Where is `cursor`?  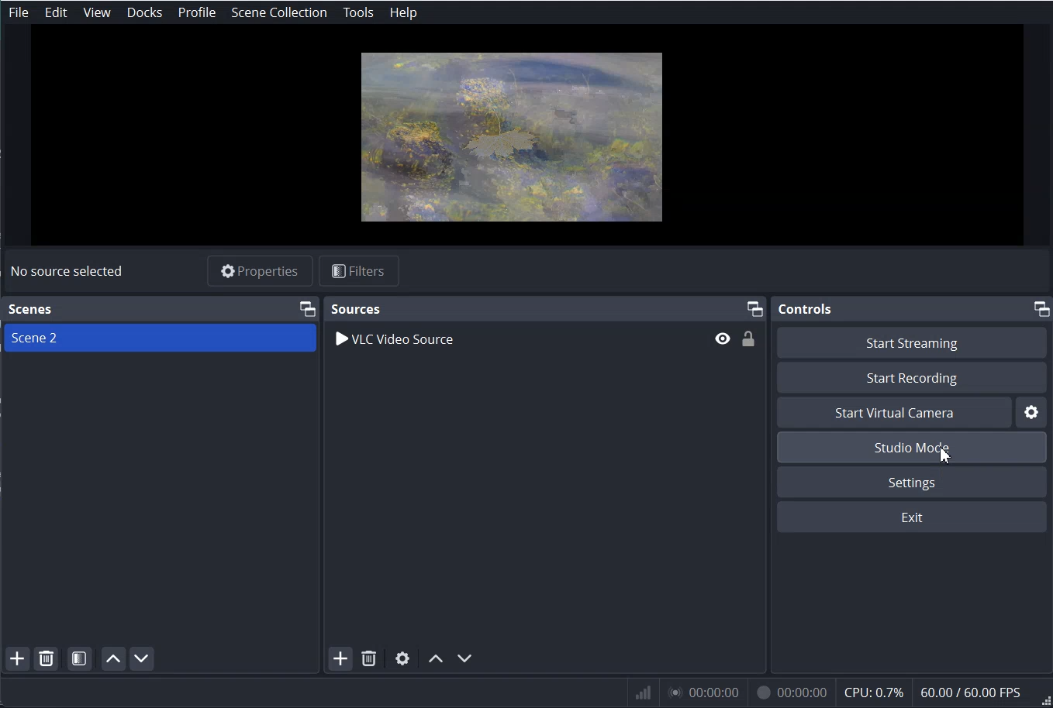 cursor is located at coordinates (946, 458).